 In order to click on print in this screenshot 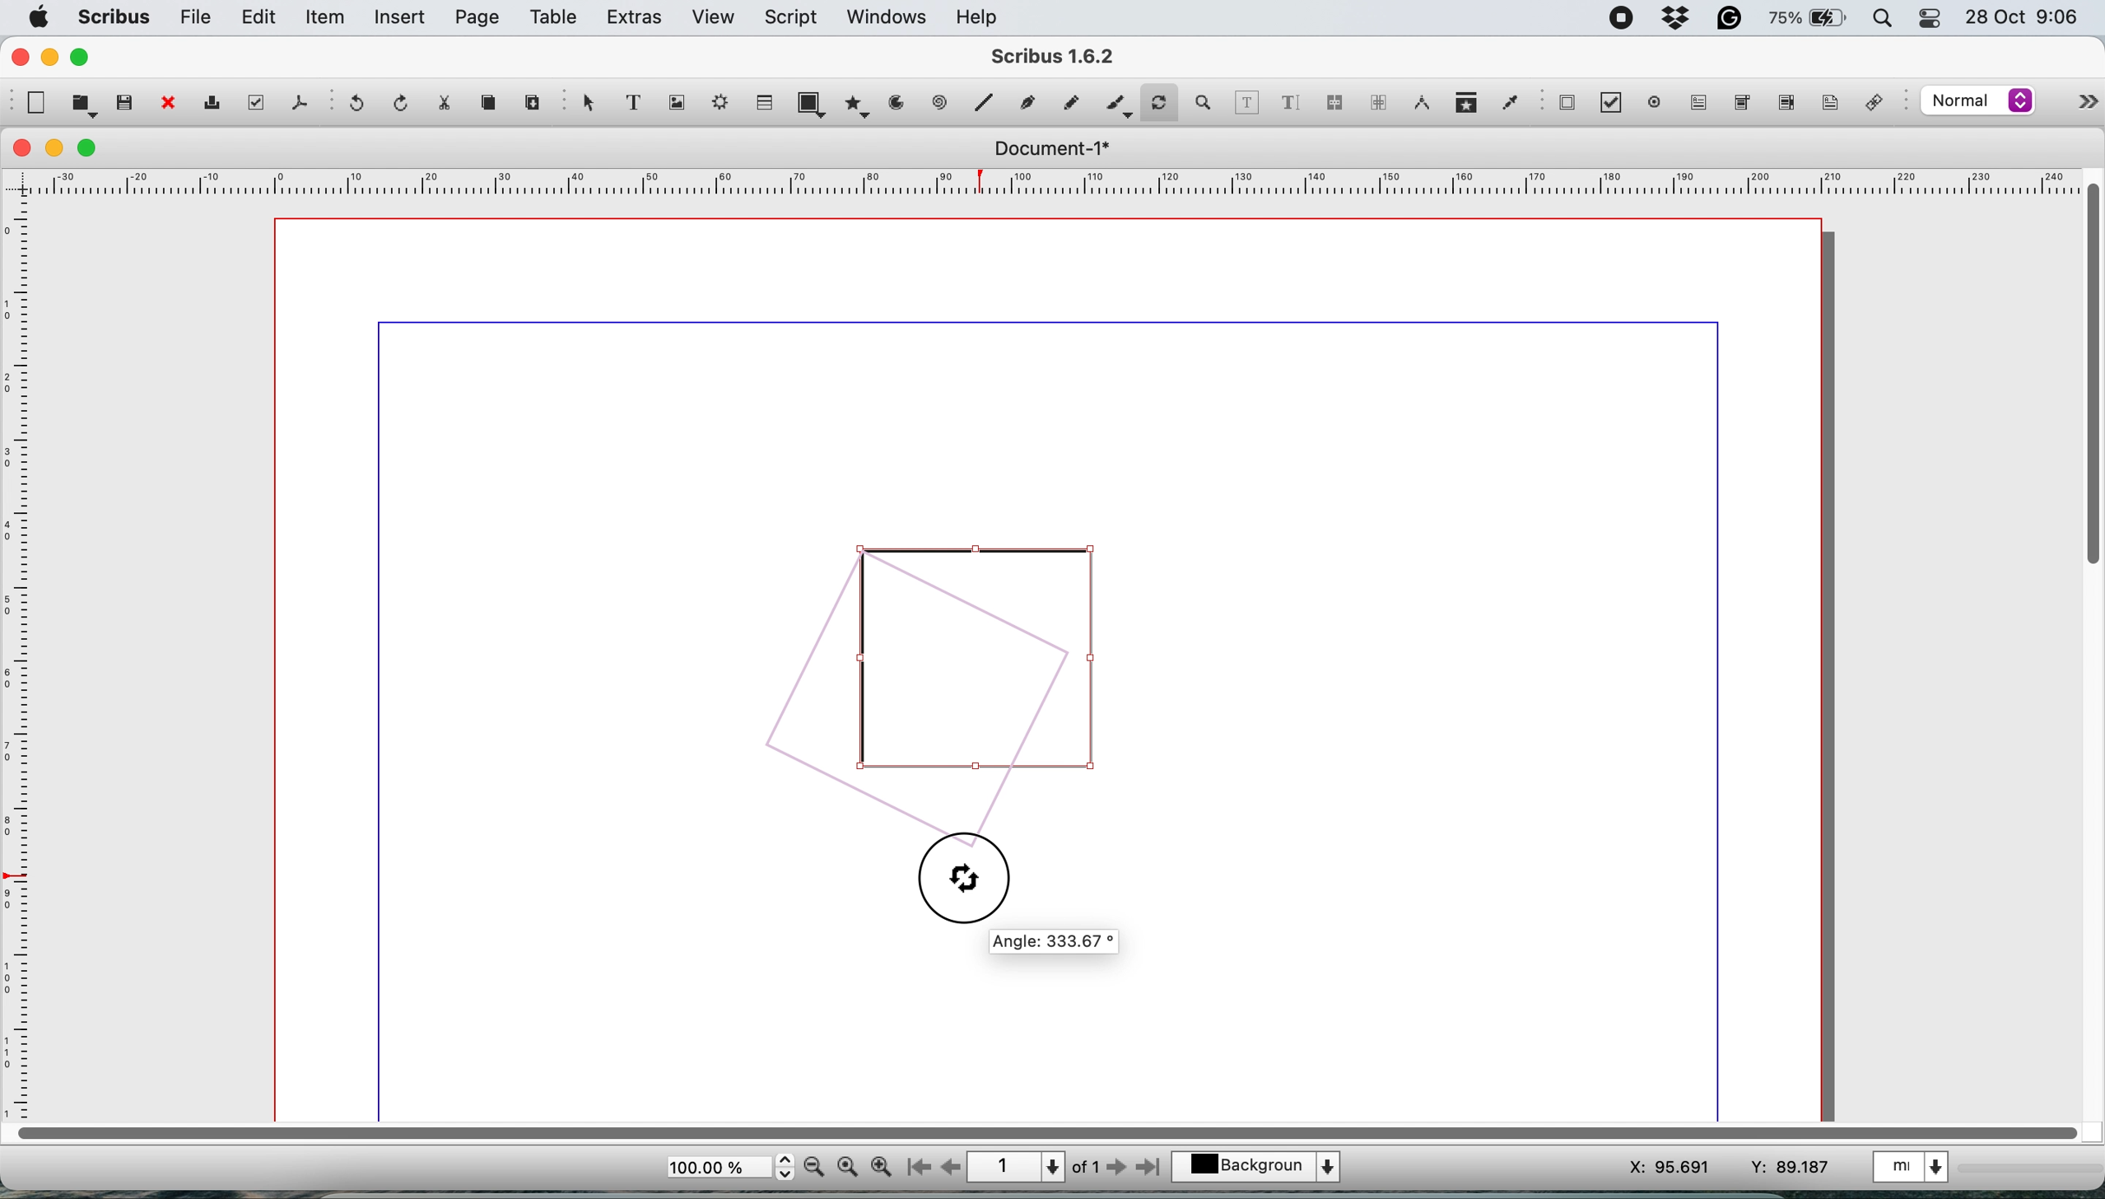, I will do `click(218, 104)`.